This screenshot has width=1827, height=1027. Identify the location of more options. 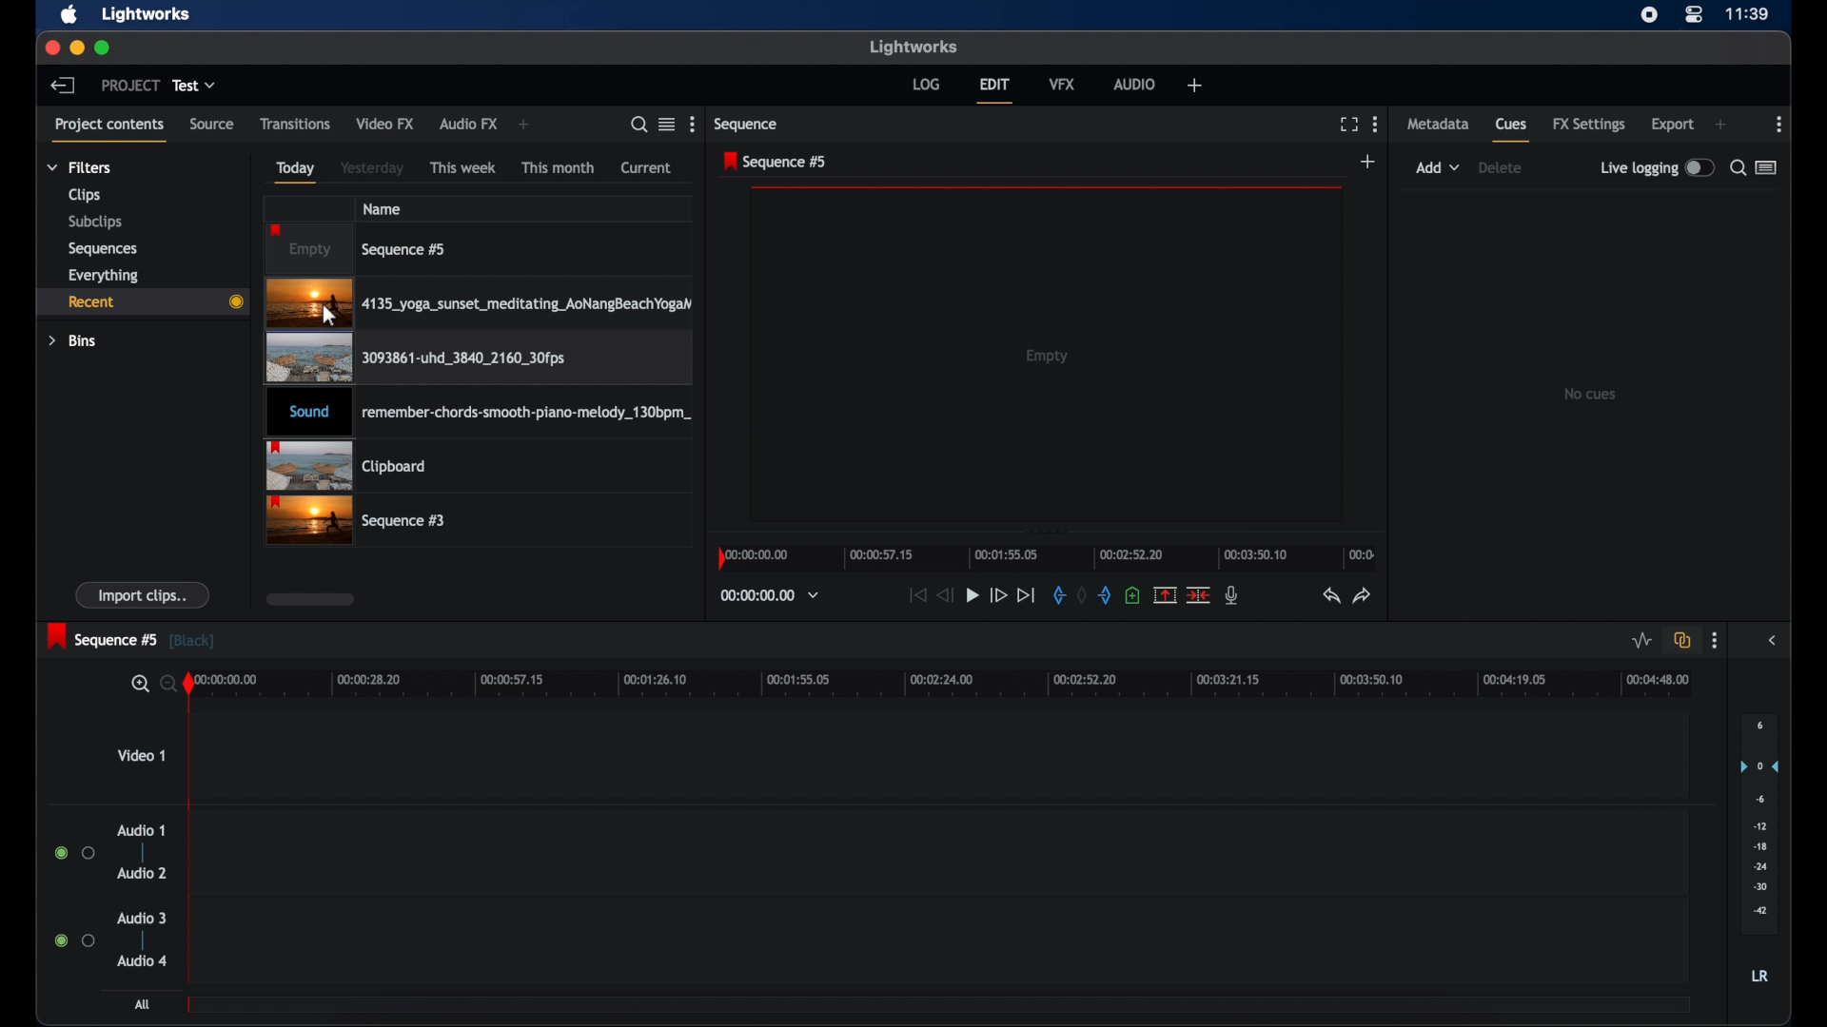
(1715, 642).